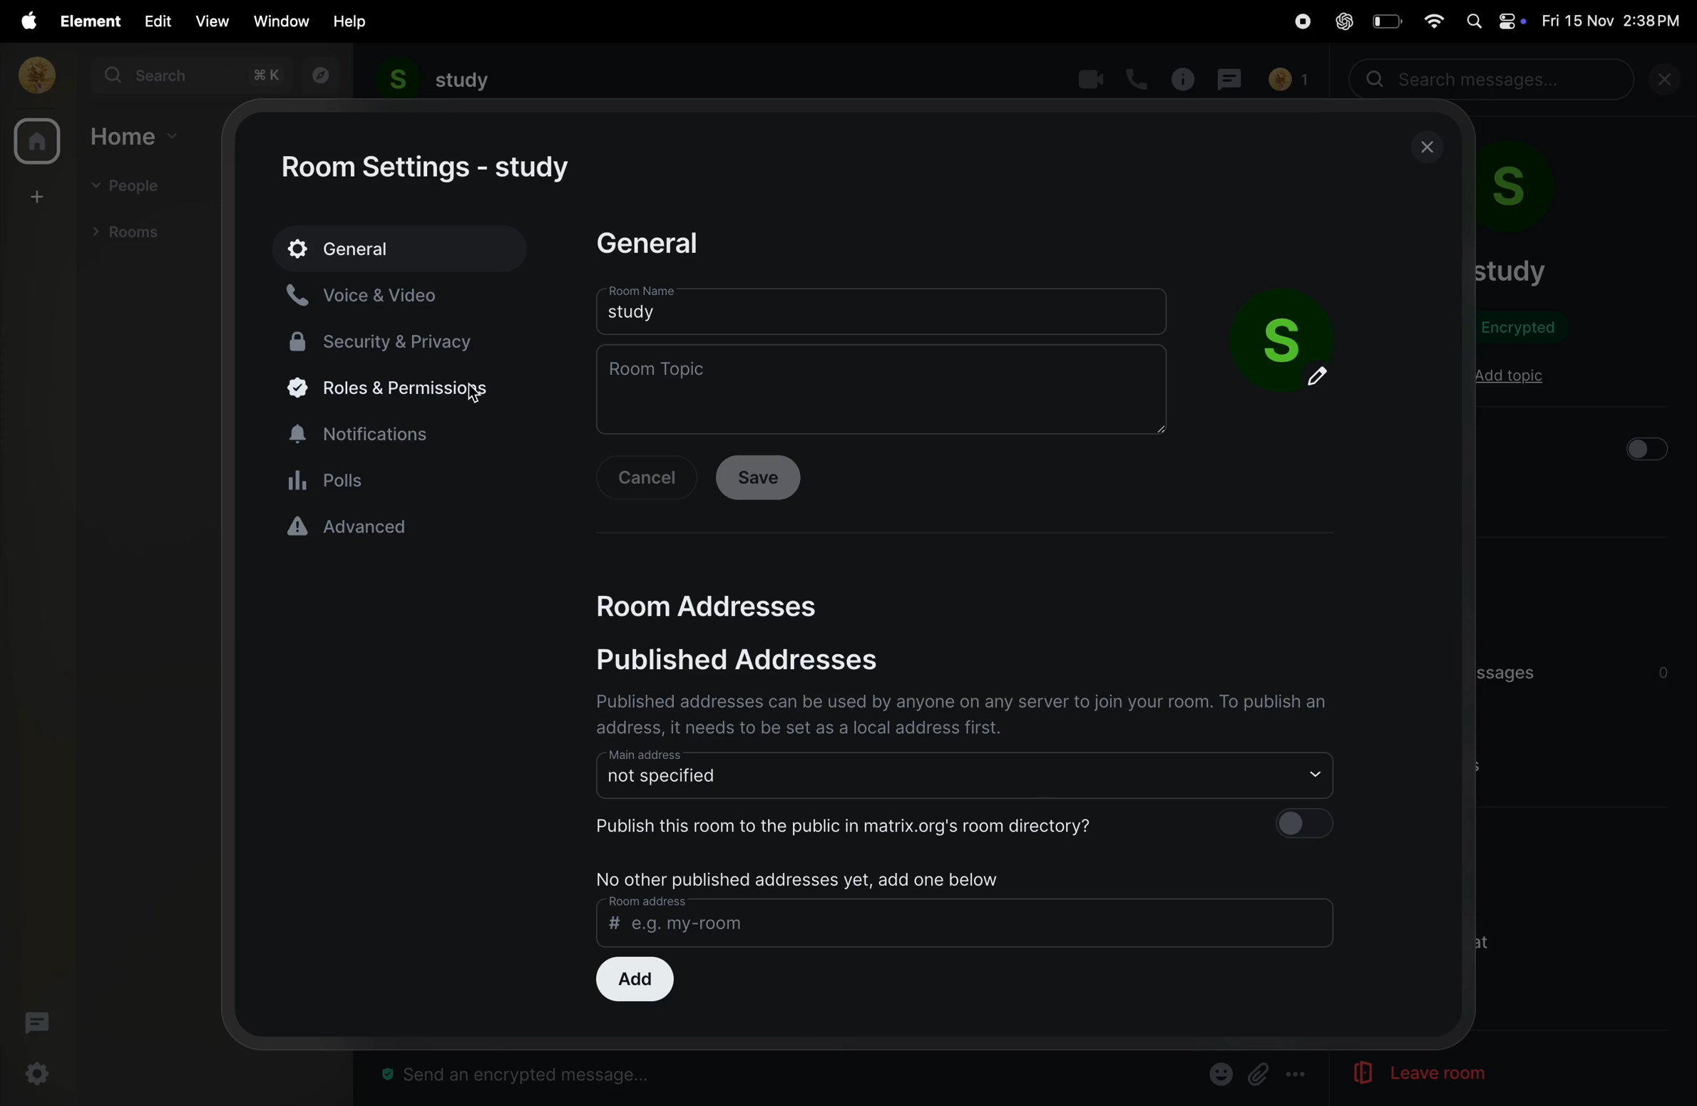 The height and width of the screenshot is (1106, 1697). What do you see at coordinates (1298, 1075) in the screenshot?
I see `more options` at bounding box center [1298, 1075].